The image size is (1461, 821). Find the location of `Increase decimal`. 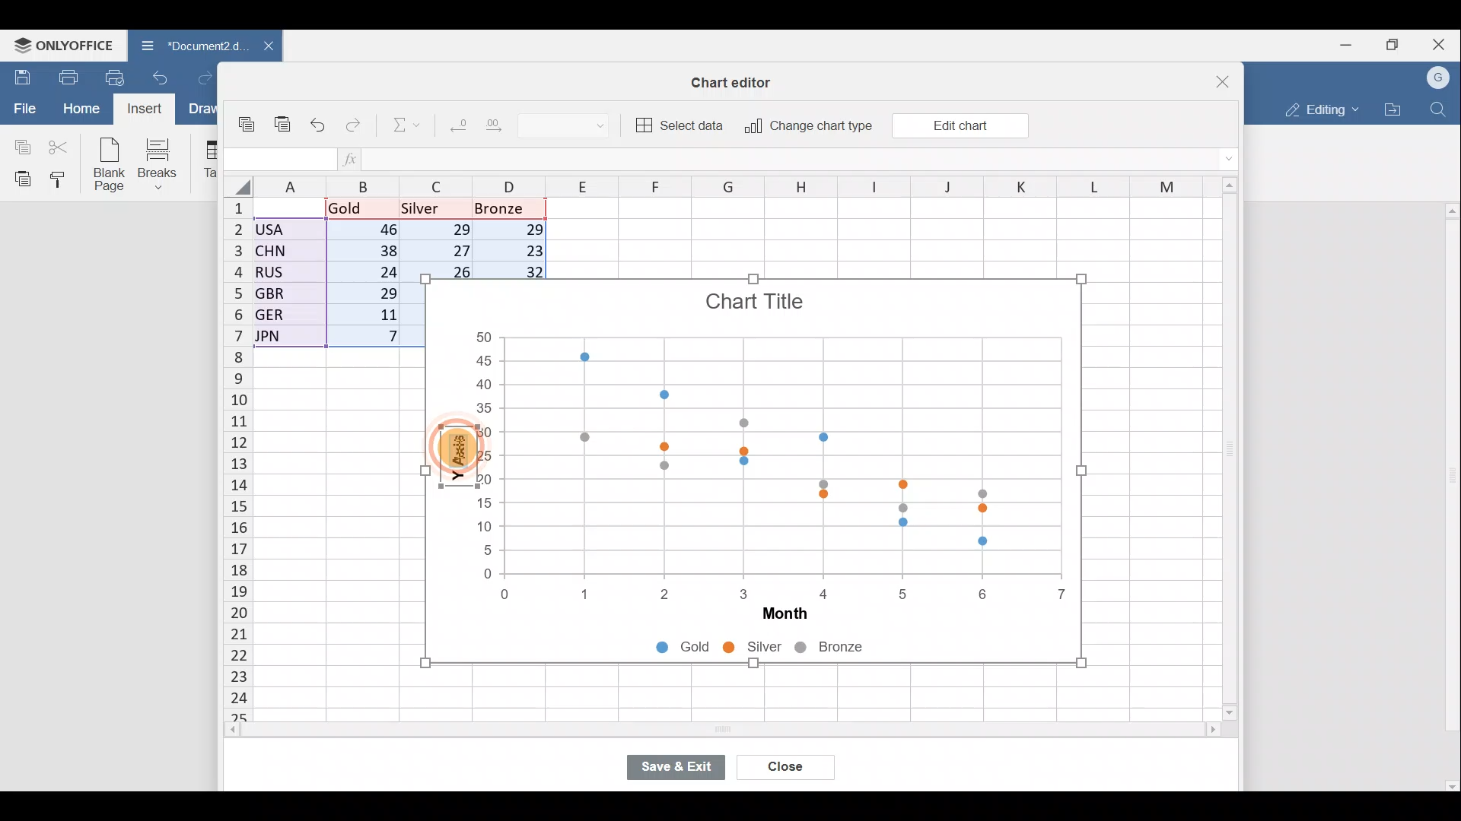

Increase decimal is located at coordinates (501, 129).